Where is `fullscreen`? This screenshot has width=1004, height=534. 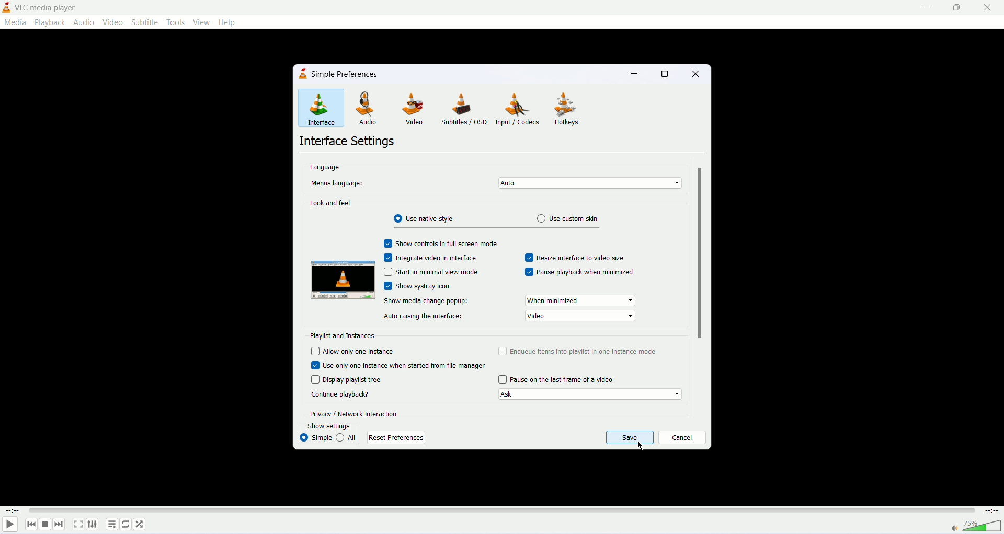
fullscreen is located at coordinates (78, 525).